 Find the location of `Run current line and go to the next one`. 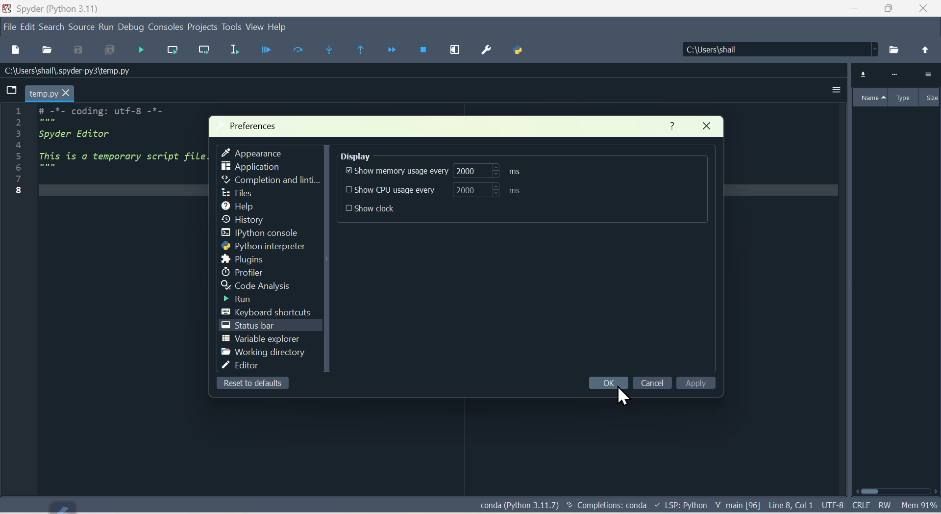

Run current line and go to the next one is located at coordinates (202, 49).